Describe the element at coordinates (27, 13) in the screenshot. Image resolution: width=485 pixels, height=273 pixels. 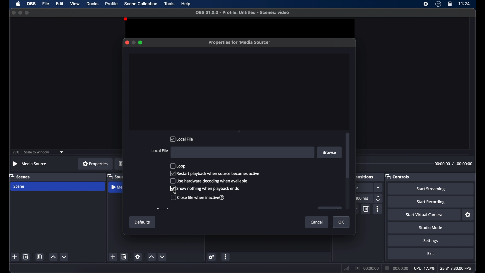
I see `maximize` at that location.